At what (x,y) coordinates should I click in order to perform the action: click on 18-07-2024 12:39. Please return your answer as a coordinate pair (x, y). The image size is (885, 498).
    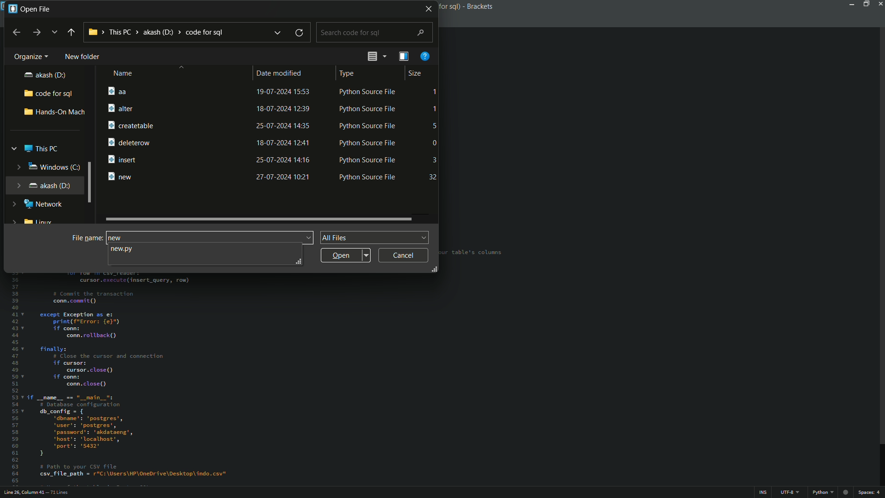
    Looking at the image, I should click on (282, 109).